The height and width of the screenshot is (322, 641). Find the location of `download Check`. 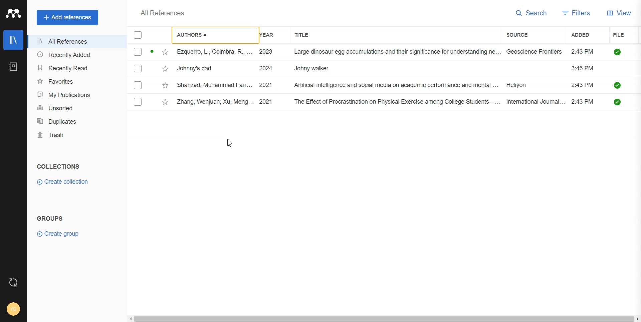

download Check is located at coordinates (618, 85).